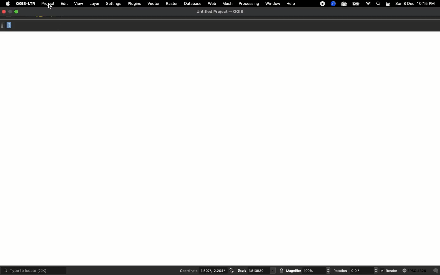  I want to click on icon, so click(231, 270).